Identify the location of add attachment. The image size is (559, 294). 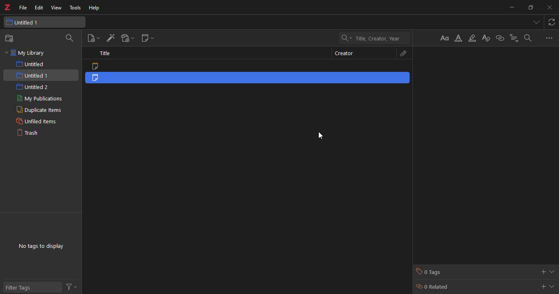
(125, 38).